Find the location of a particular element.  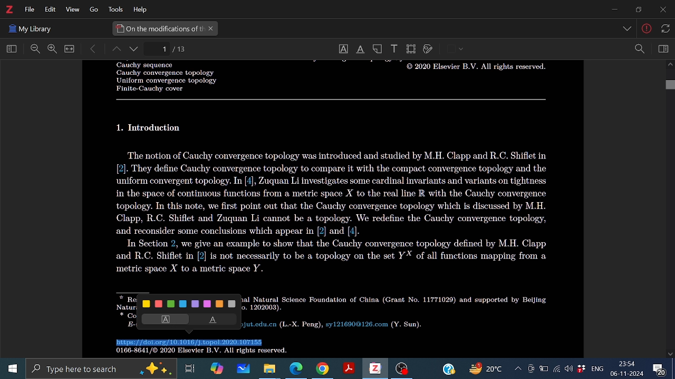

Tools is located at coordinates (114, 9).